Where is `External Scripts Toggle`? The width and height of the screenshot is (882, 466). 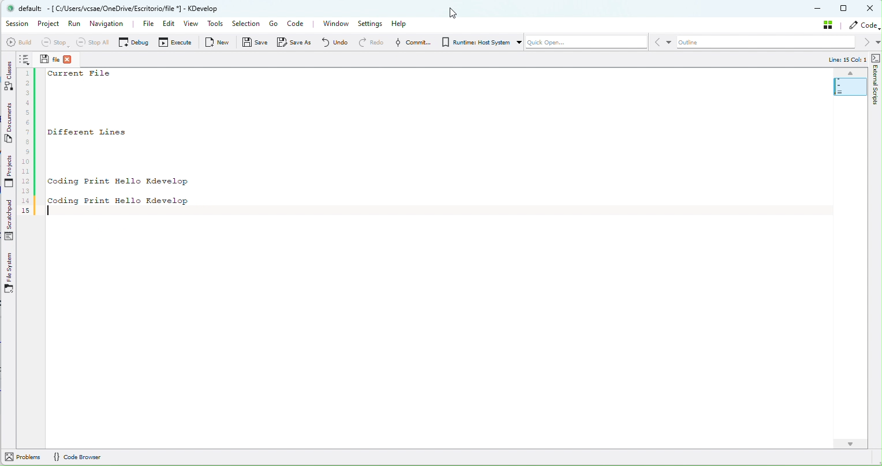
External Scripts Toggle is located at coordinates (876, 58).